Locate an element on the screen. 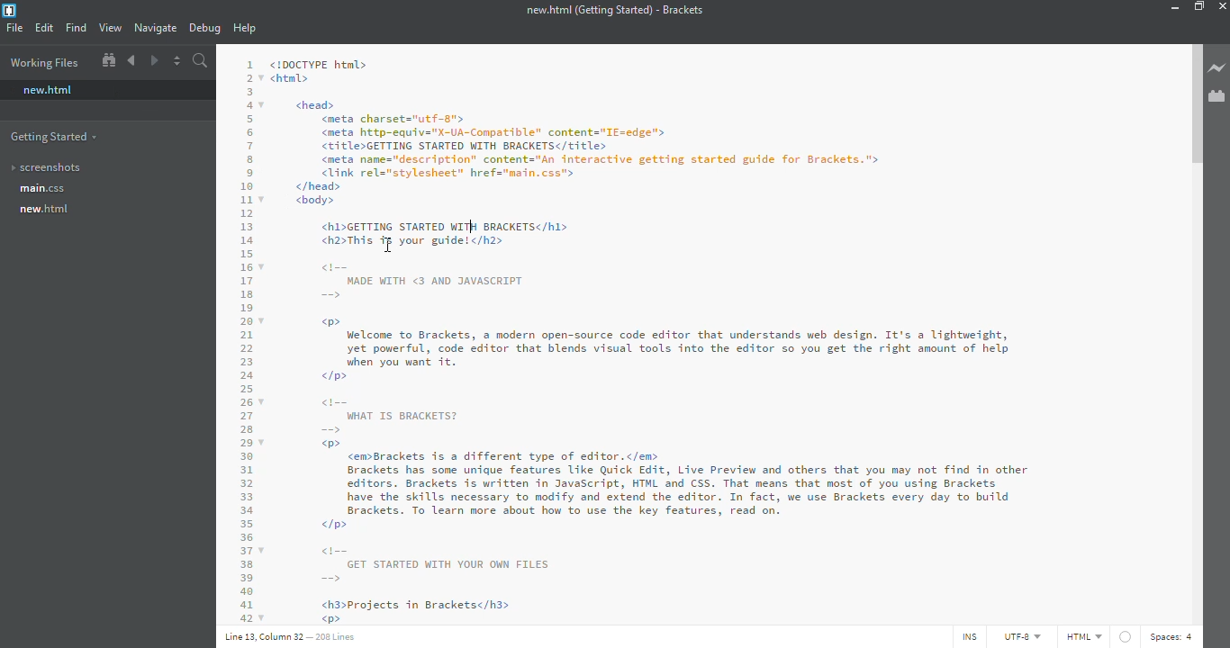 Image resolution: width=1230 pixels, height=648 pixels. line 13, column 31- 208 lines is located at coordinates (294, 639).